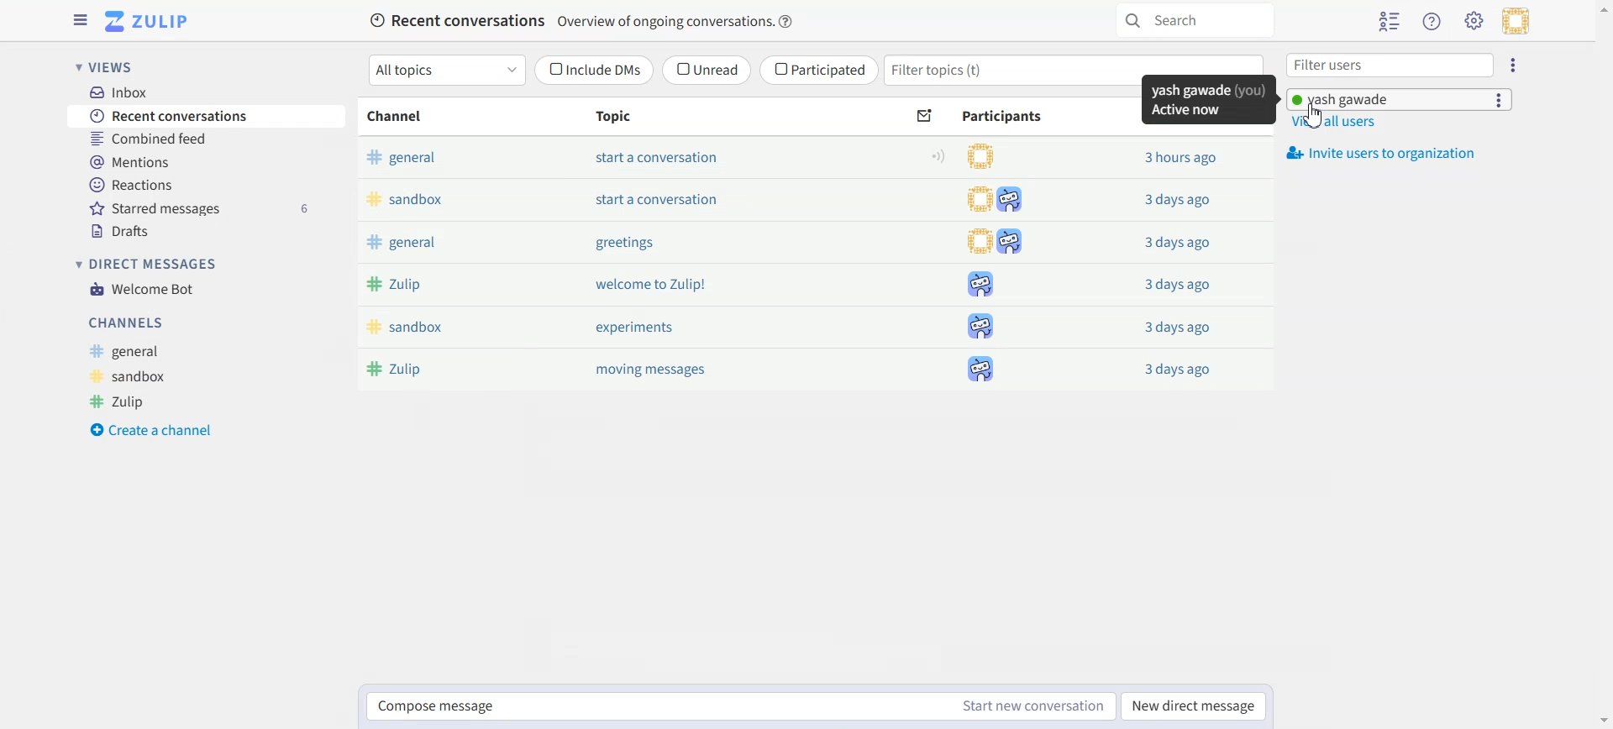 This screenshot has width=1613, height=729. I want to click on Views, so click(115, 67).